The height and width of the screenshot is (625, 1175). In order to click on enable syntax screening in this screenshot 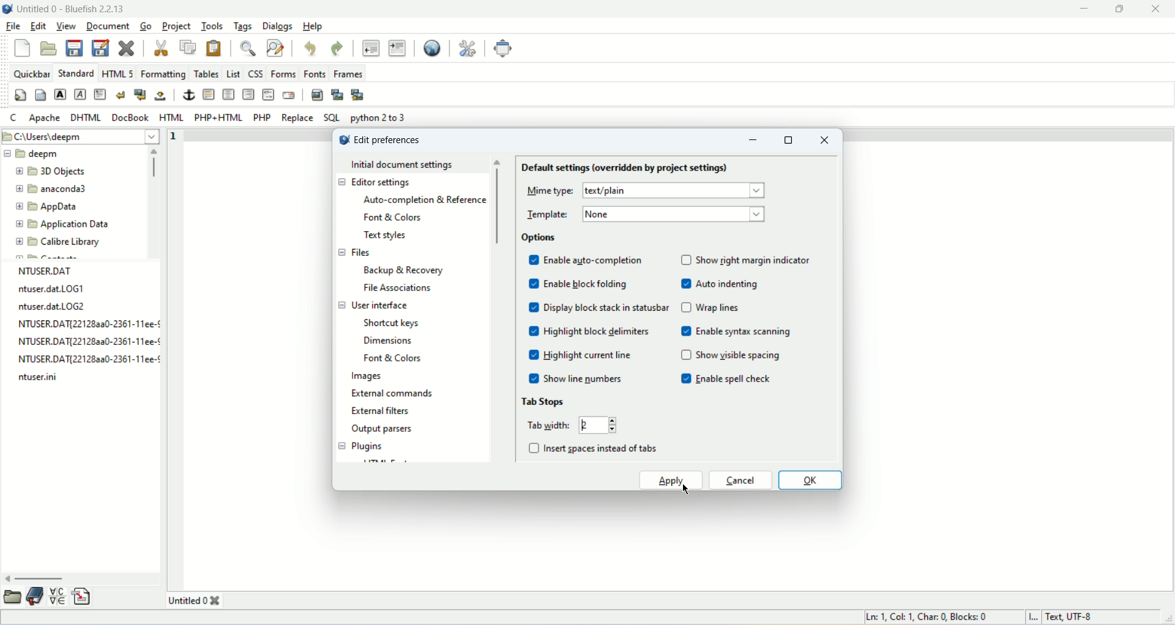, I will do `click(744, 333)`.